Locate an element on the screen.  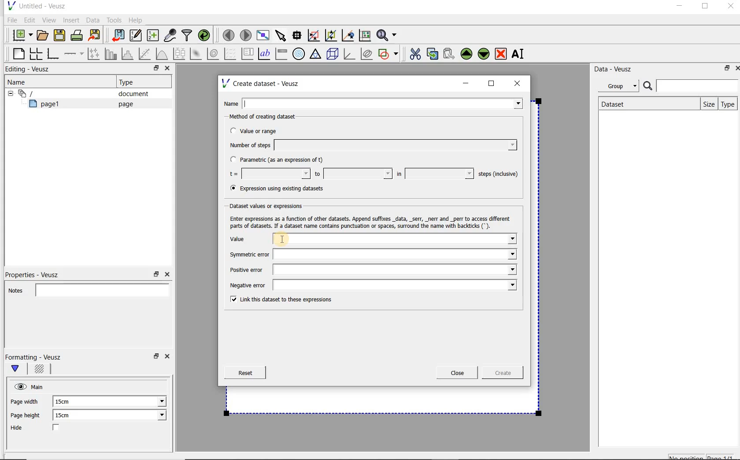
3d graph is located at coordinates (350, 55).